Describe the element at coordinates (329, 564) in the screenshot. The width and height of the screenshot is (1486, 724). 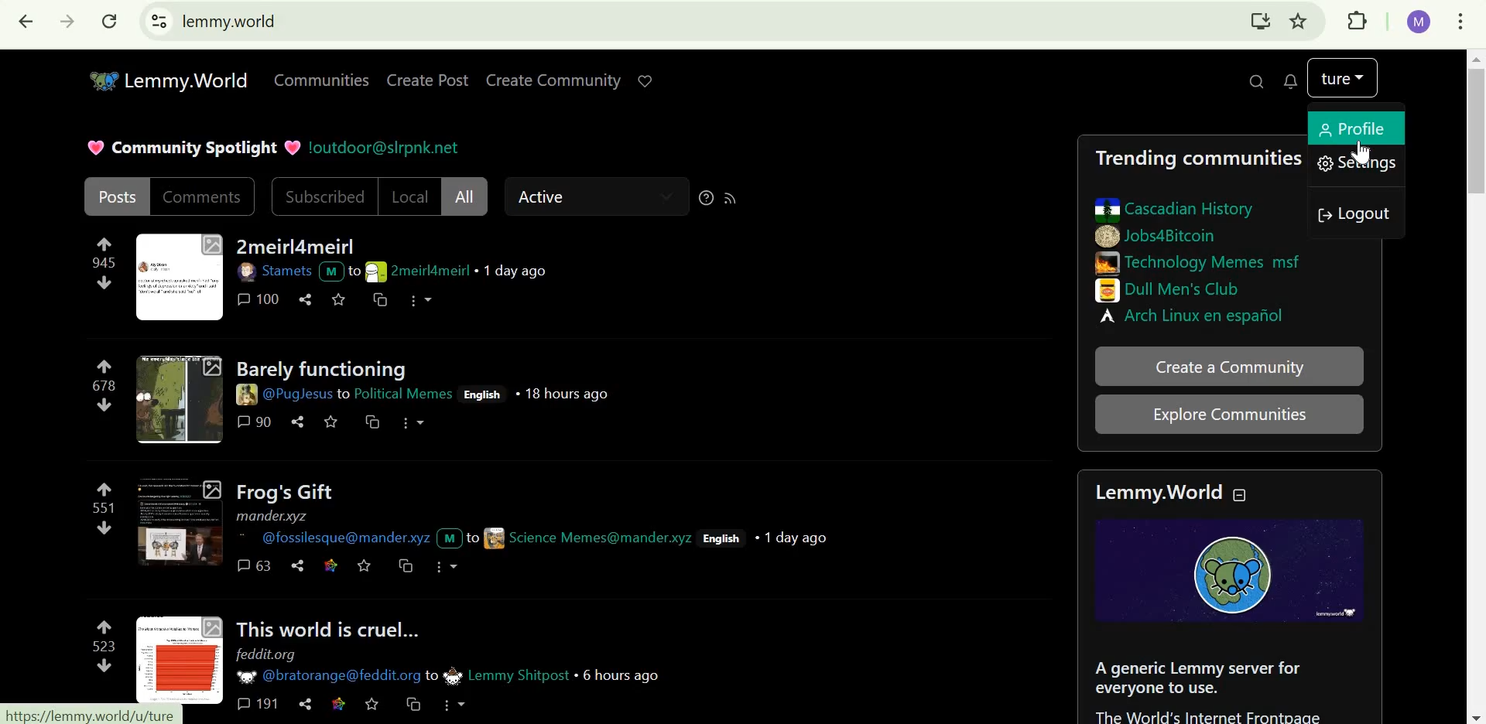
I see `link` at that location.